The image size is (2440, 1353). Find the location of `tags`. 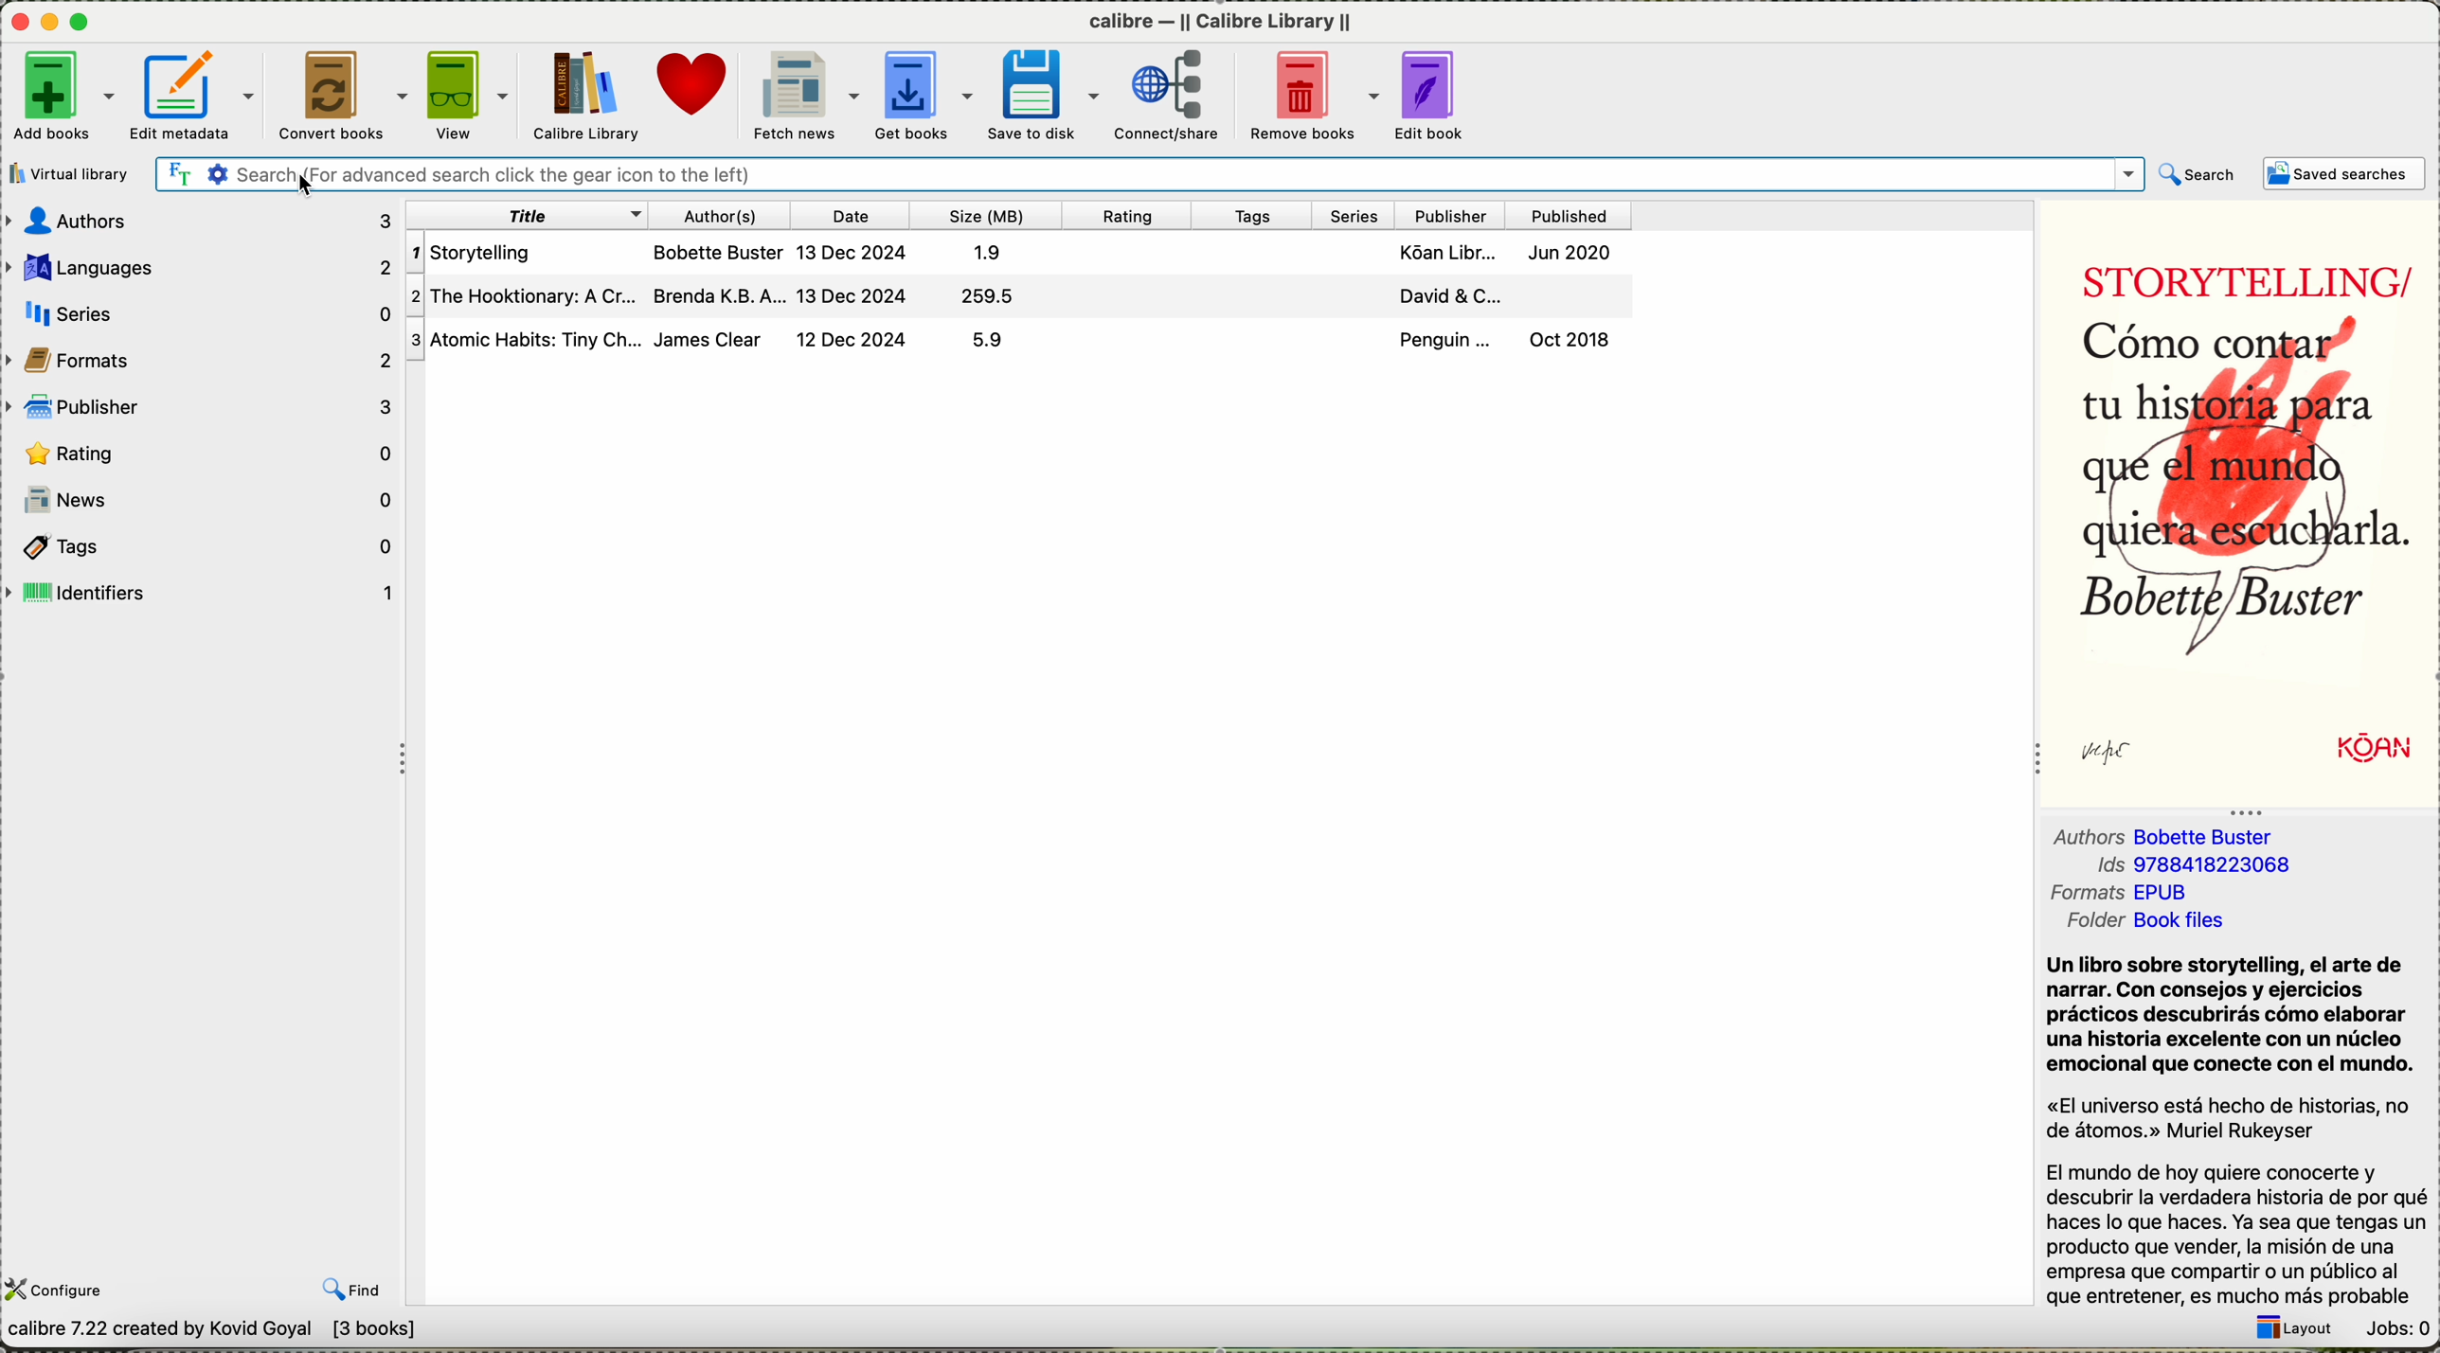

tags is located at coordinates (208, 545).